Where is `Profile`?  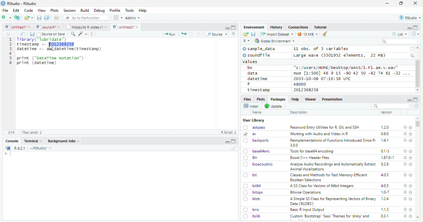
Profile is located at coordinates (115, 11).